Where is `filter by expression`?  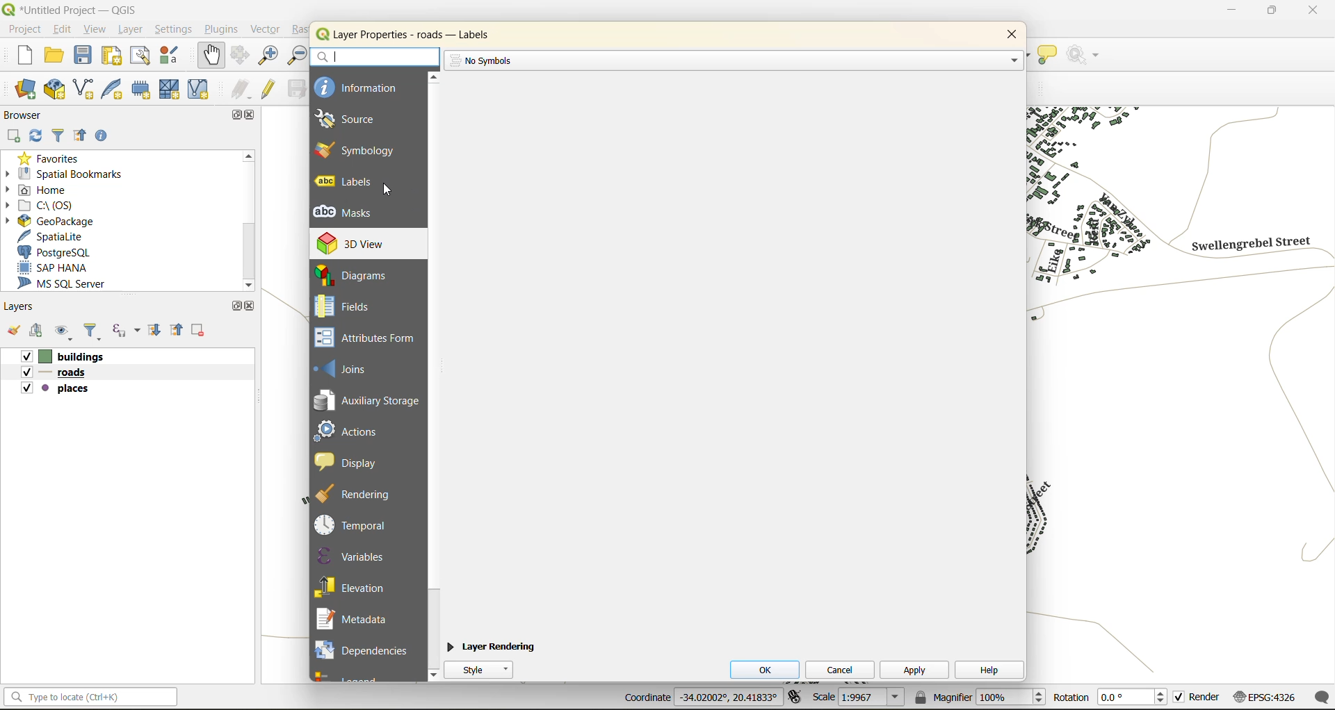
filter by expression is located at coordinates (126, 331).